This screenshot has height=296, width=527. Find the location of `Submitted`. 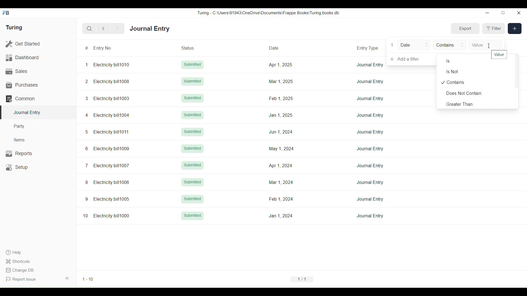

Submitted is located at coordinates (193, 149).